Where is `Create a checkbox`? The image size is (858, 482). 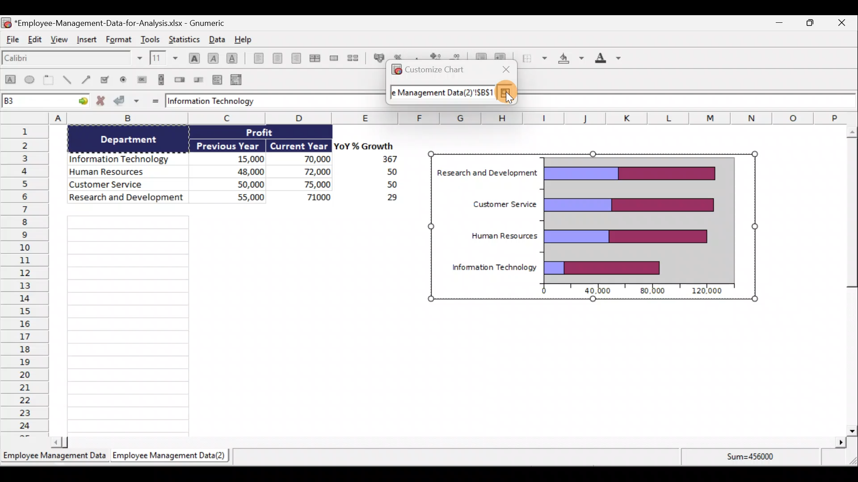 Create a checkbox is located at coordinates (106, 79).